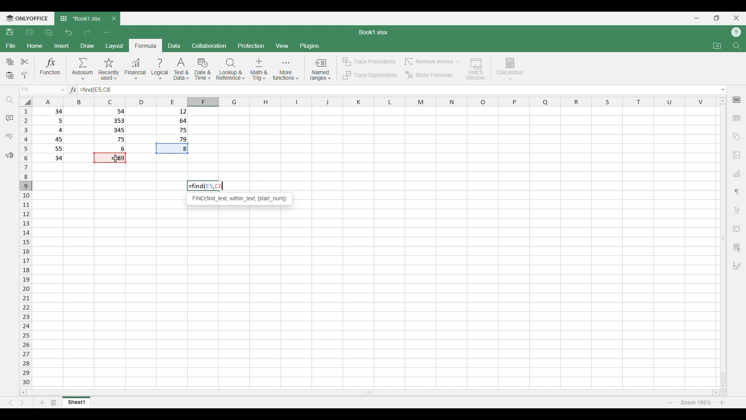  I want to click on Zoom in, so click(722, 402).